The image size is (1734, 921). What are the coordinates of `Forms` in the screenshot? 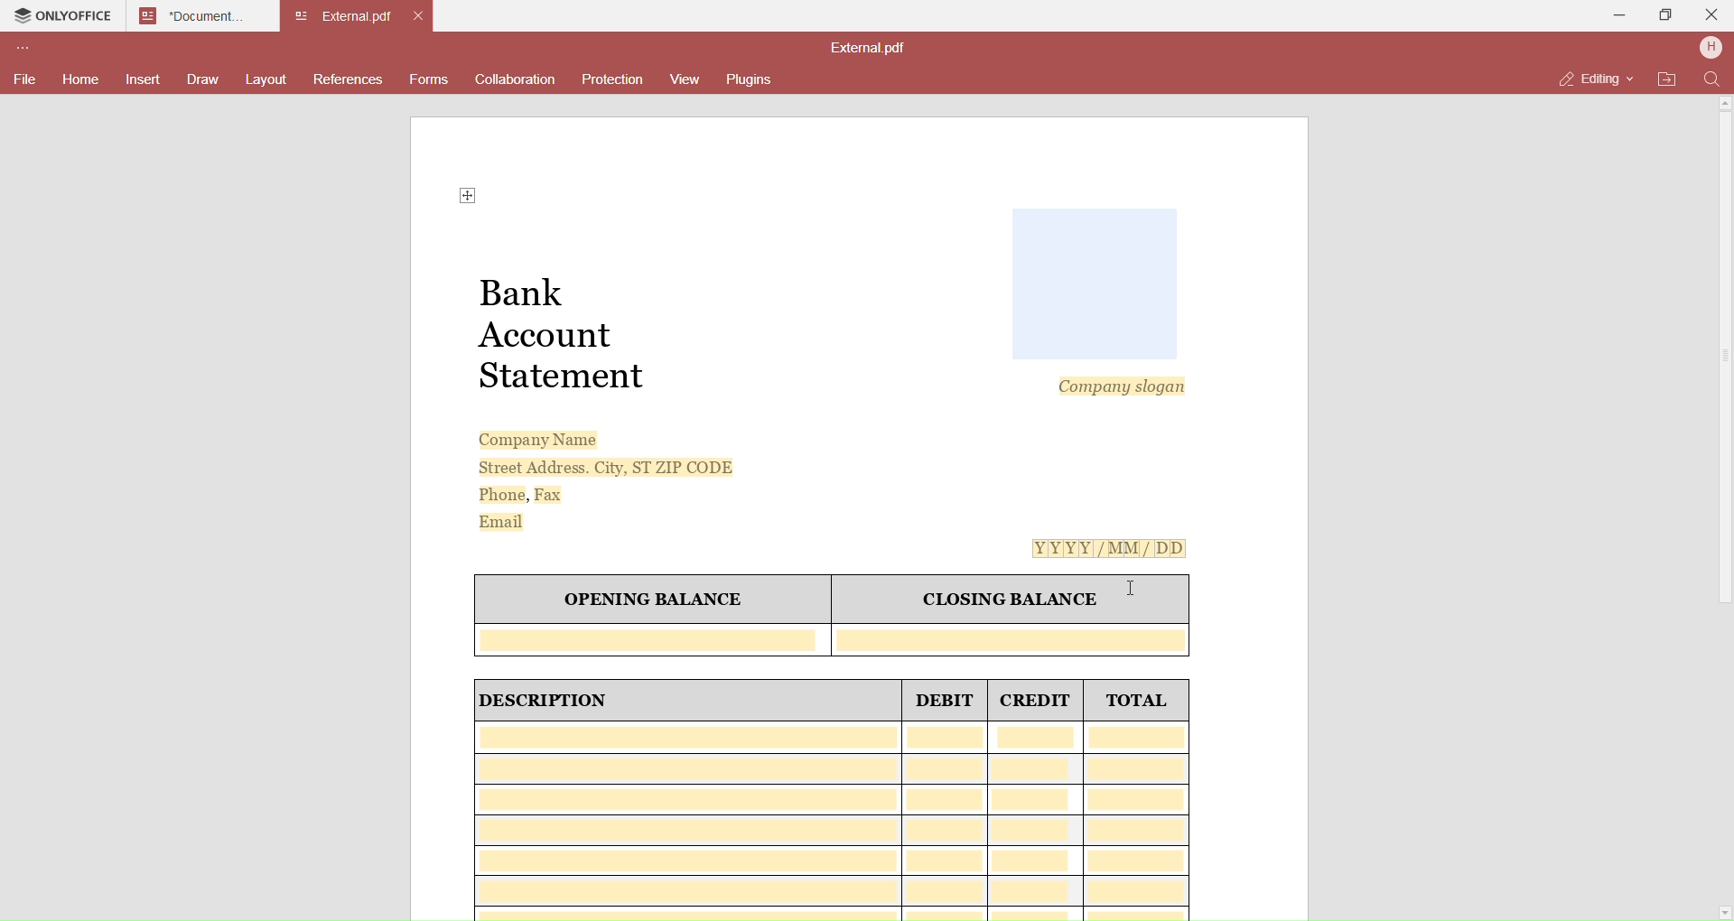 It's located at (429, 81).